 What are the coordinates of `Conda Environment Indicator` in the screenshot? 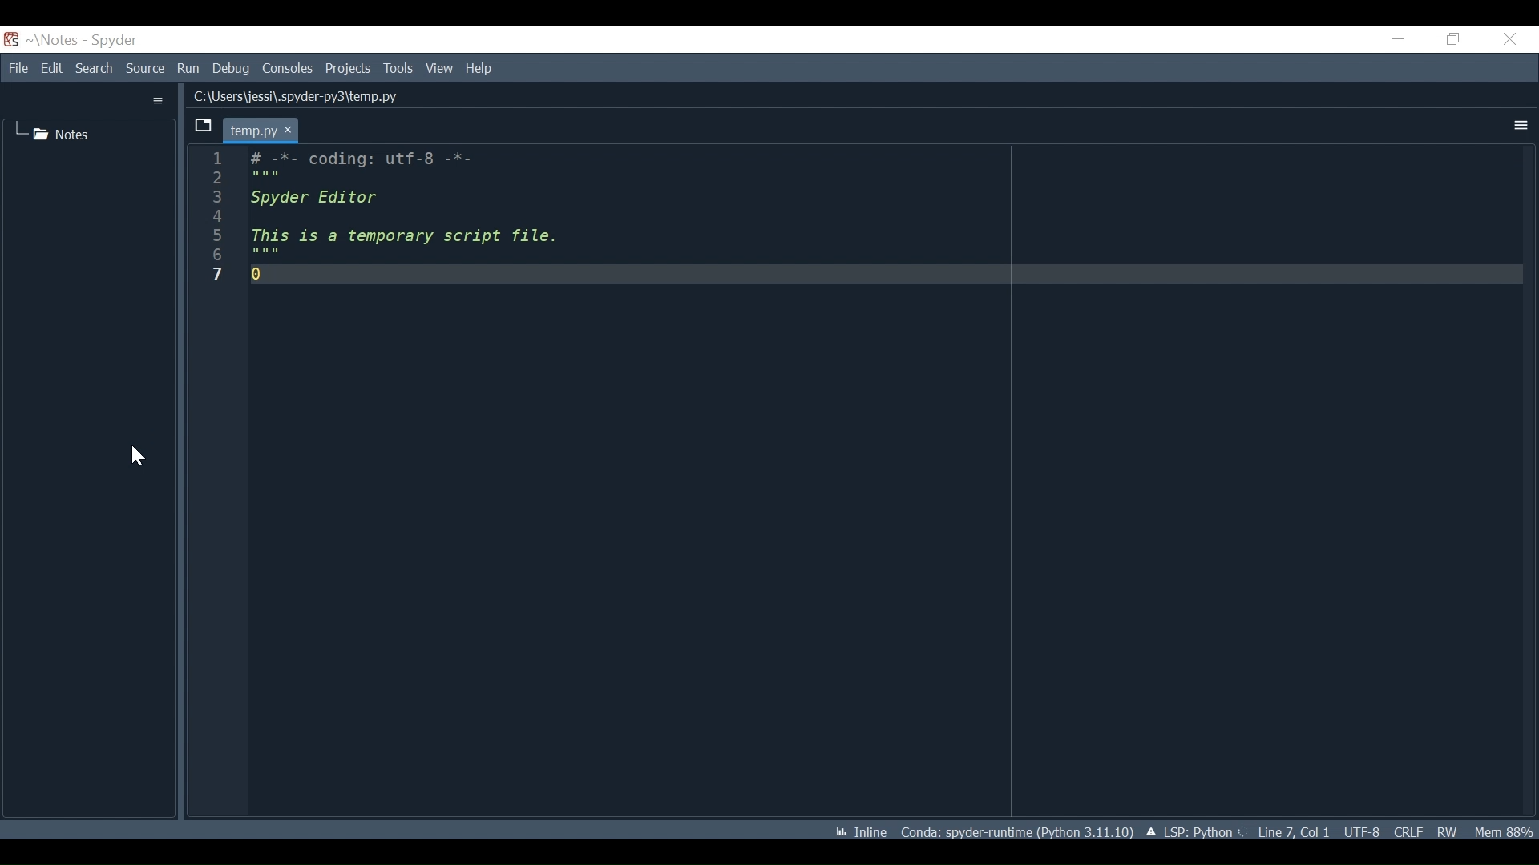 It's located at (1016, 830).